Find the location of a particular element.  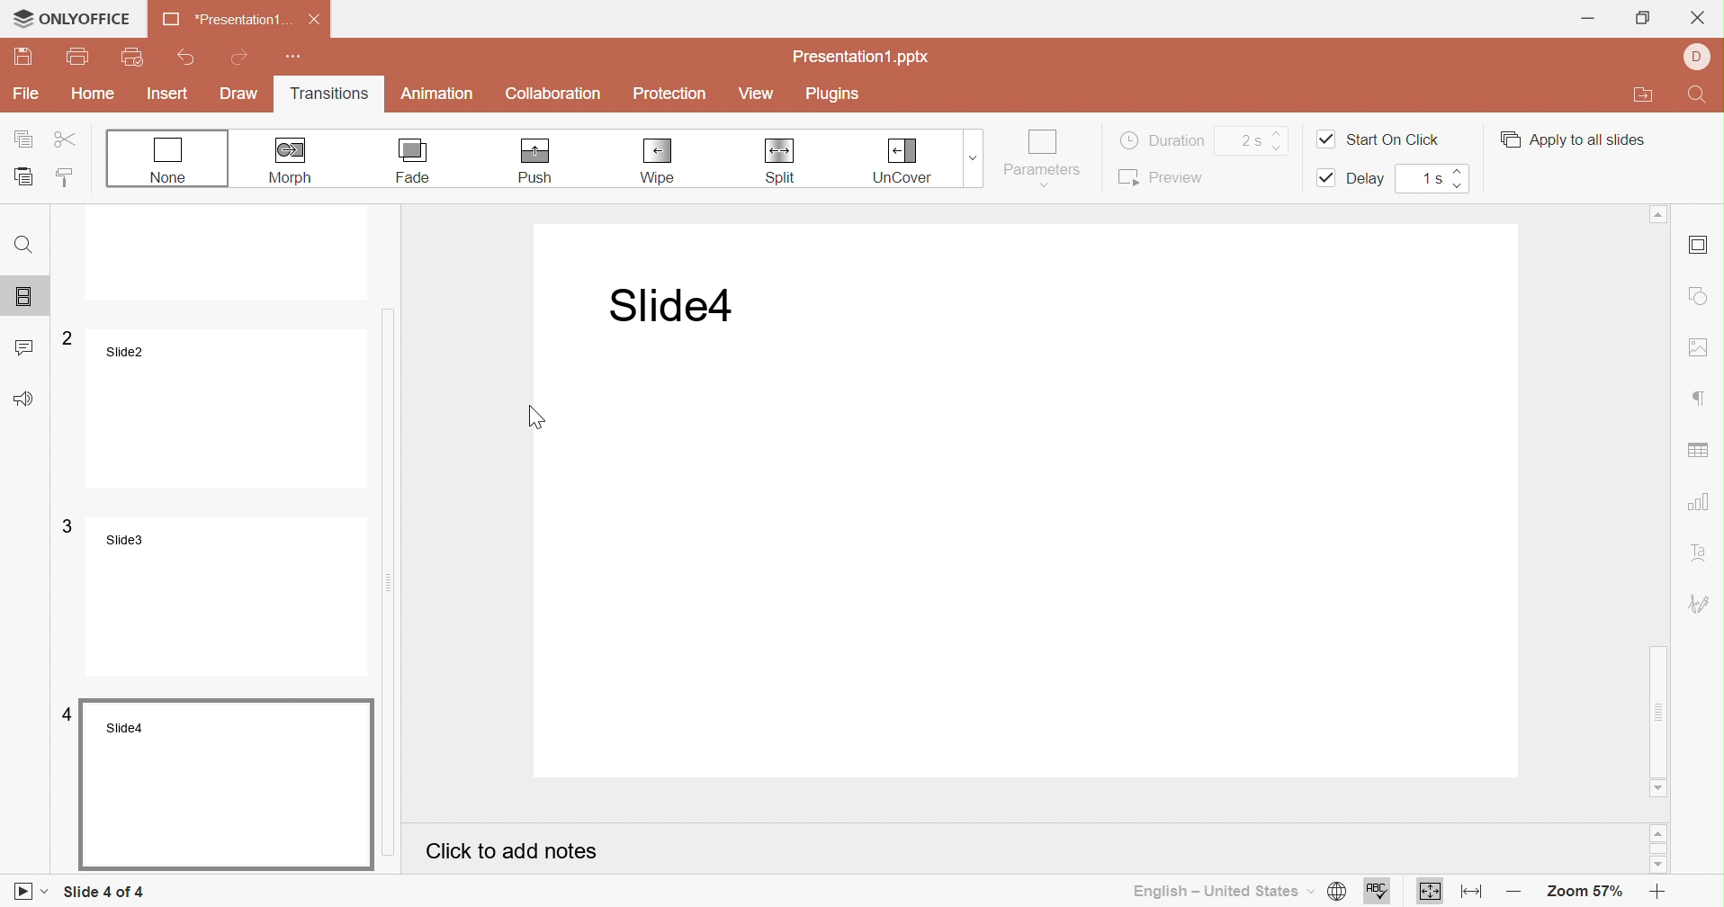

English - United States is located at coordinates (1221, 893).